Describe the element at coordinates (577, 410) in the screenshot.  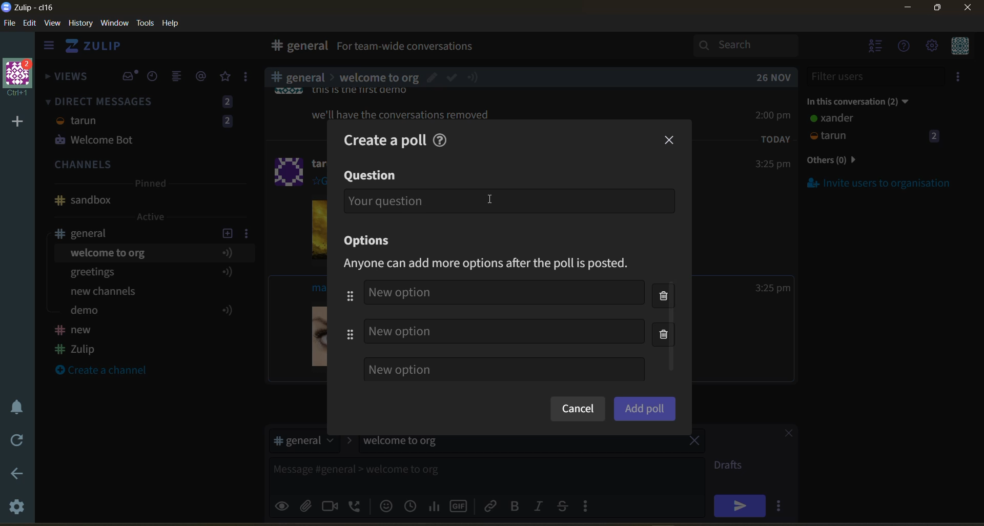
I see `cancel` at that location.